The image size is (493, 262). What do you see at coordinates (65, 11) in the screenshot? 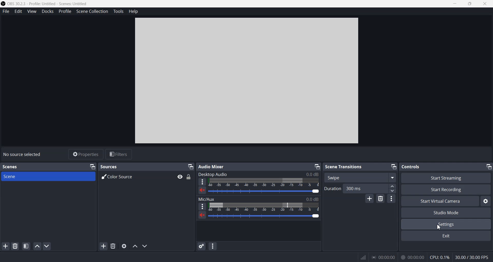
I see `Profile` at bounding box center [65, 11].